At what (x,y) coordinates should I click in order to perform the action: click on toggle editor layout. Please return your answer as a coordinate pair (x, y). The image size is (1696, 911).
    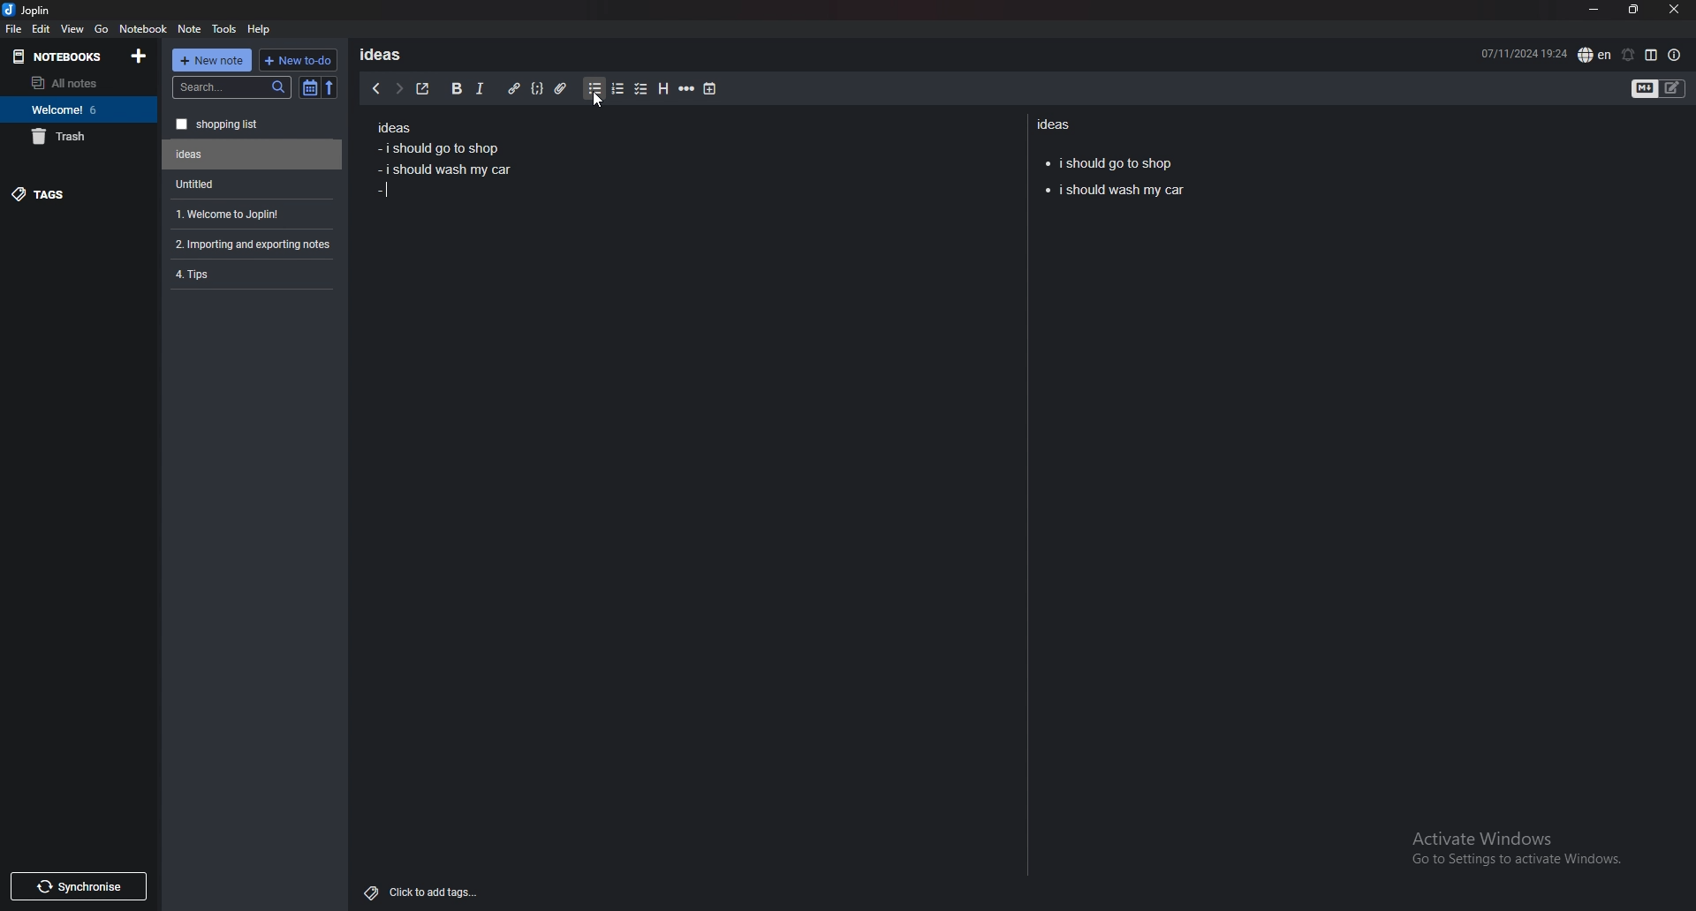
    Looking at the image, I should click on (1651, 55).